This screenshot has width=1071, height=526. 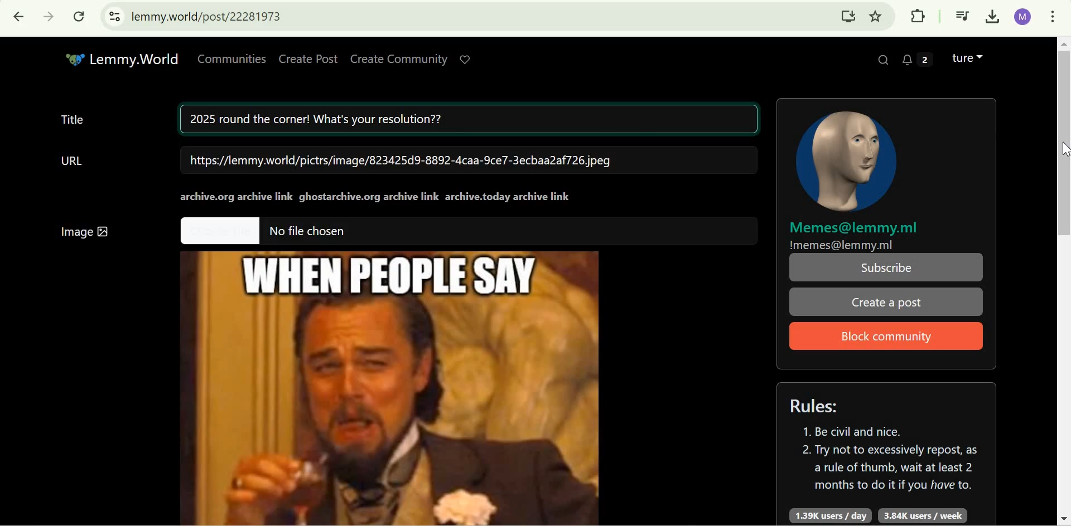 What do you see at coordinates (114, 17) in the screenshot?
I see `View site information` at bounding box center [114, 17].